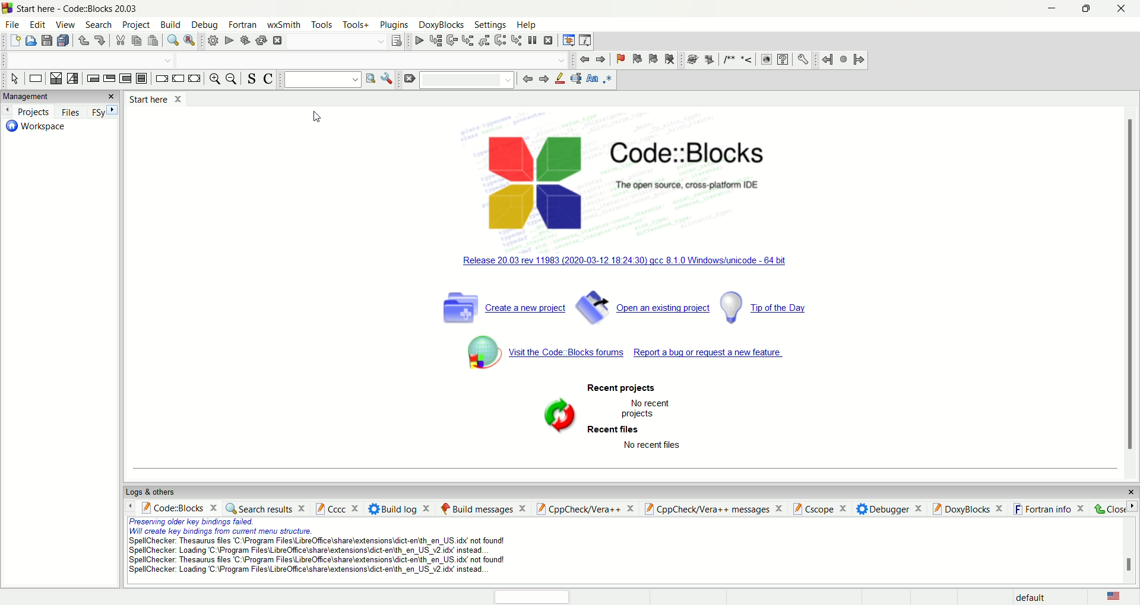  I want to click on show select target dialog, so click(396, 42).